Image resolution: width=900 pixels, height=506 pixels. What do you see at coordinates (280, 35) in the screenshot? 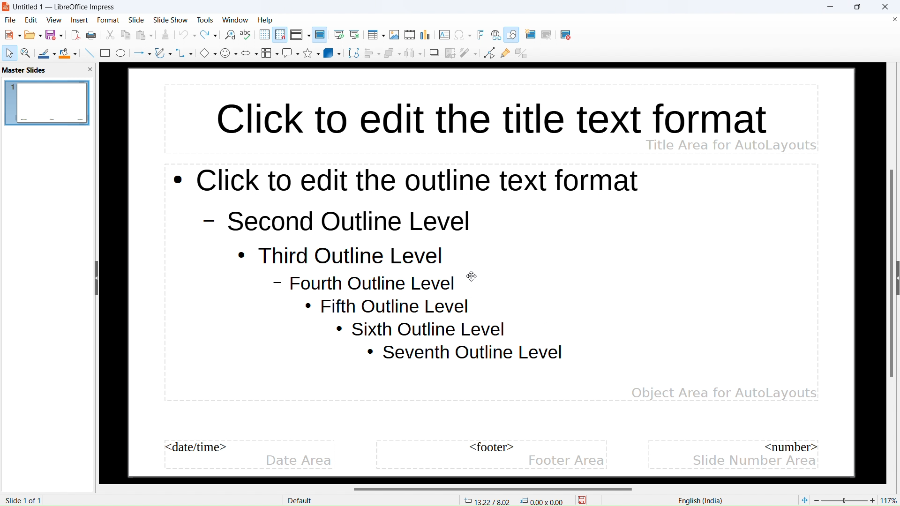
I see `snap to grid` at bounding box center [280, 35].